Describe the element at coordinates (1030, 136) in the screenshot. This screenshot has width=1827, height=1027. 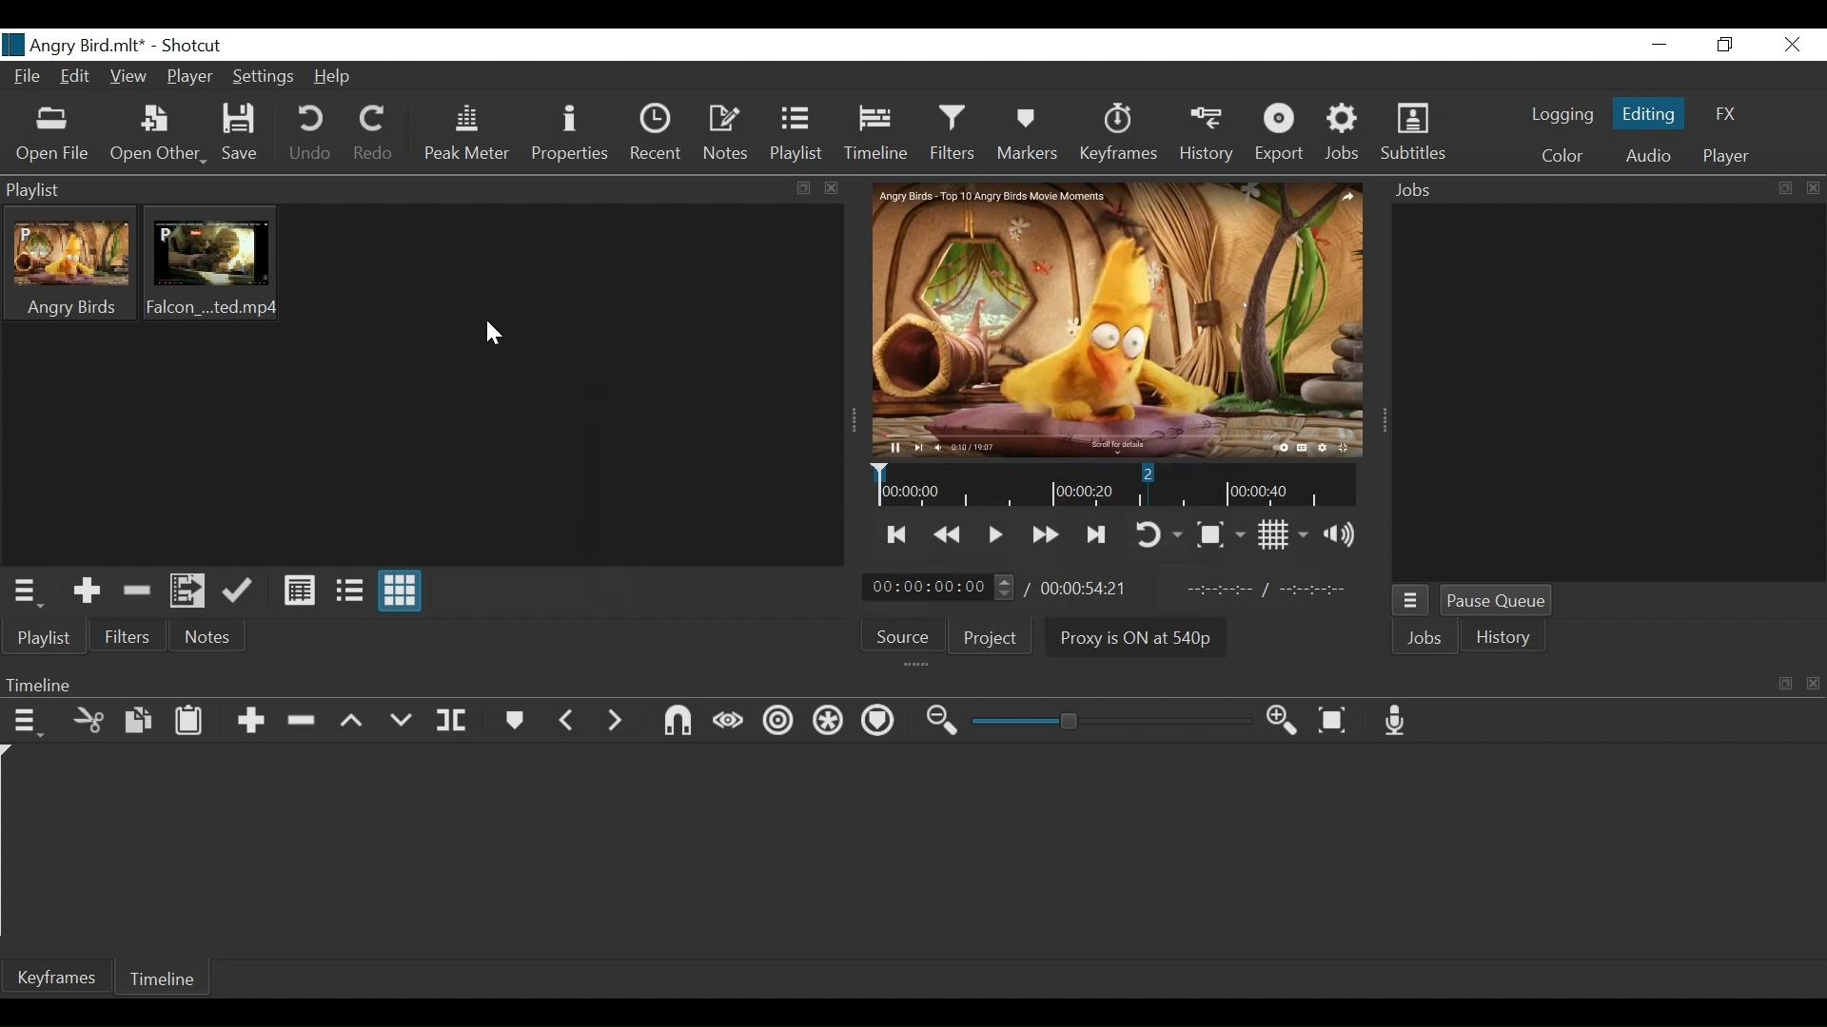
I see `Markers` at that location.